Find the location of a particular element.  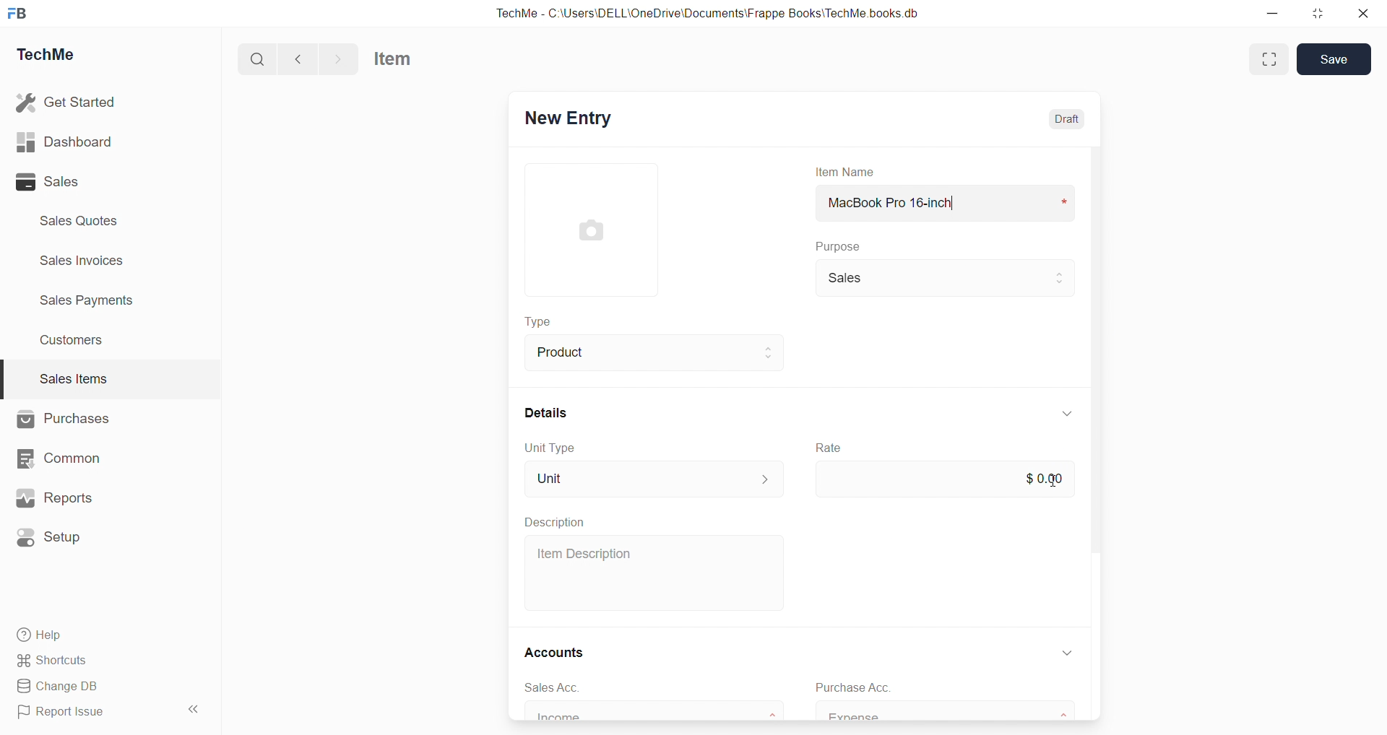

FB is located at coordinates (20, 13).